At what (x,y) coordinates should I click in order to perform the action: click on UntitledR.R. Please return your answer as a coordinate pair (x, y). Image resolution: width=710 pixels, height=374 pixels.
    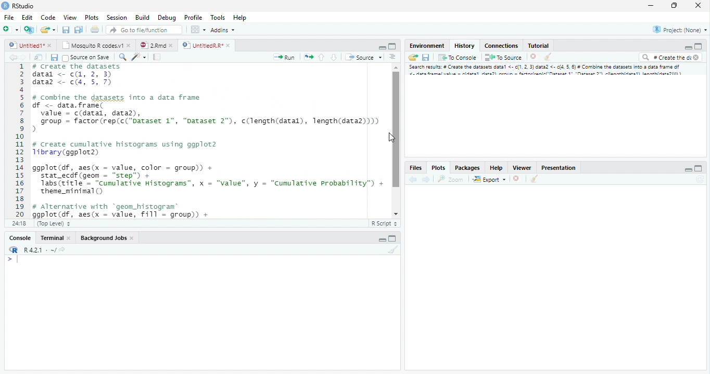
    Looking at the image, I should click on (206, 45).